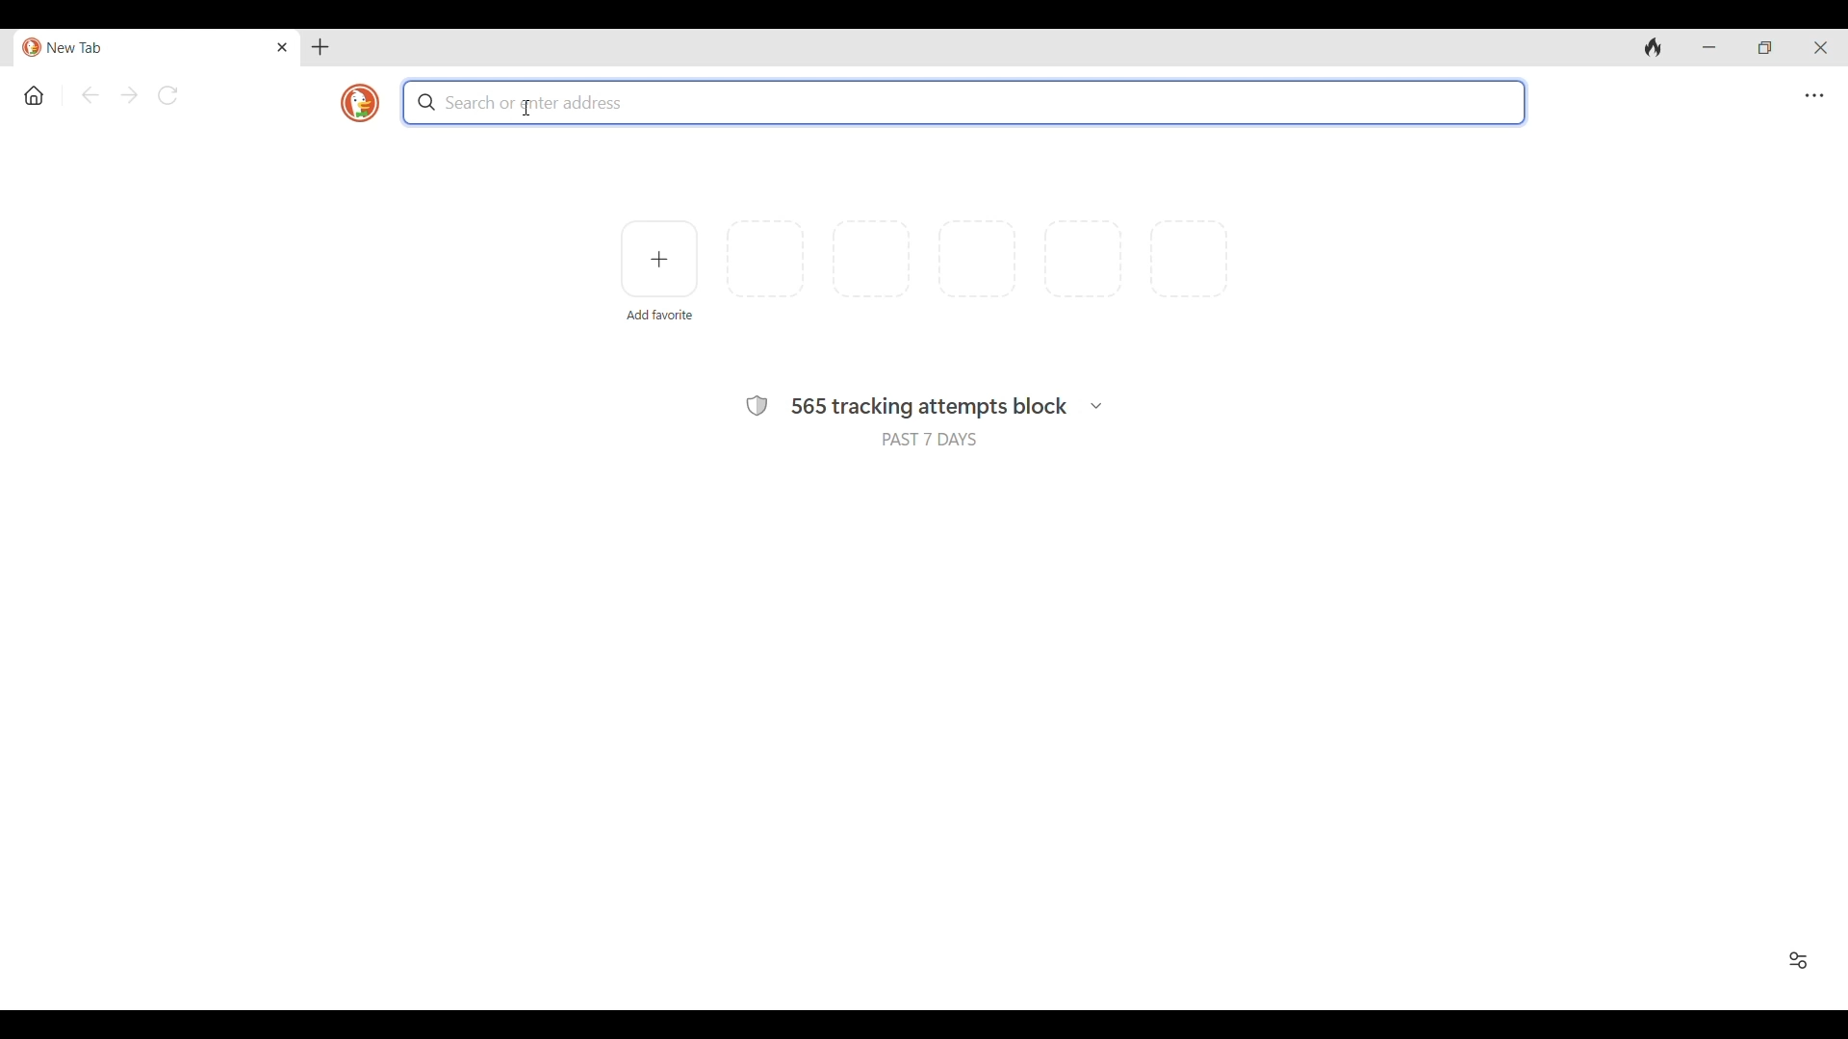  I want to click on Reload page, so click(167, 95).